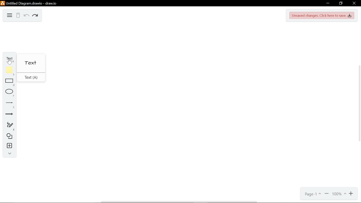  Describe the element at coordinates (29, 3) in the screenshot. I see `Current window` at that location.